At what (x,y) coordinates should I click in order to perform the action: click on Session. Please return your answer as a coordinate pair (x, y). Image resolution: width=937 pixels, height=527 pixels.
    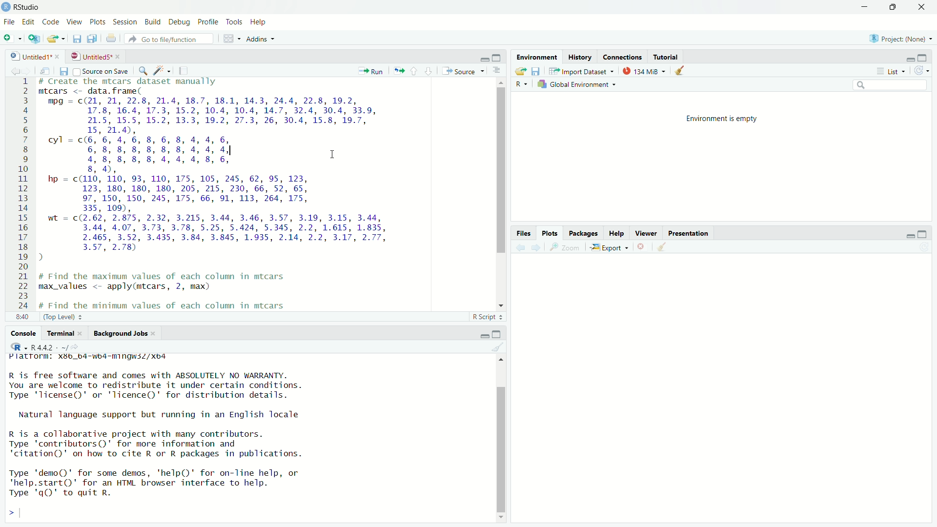
    Looking at the image, I should click on (125, 21).